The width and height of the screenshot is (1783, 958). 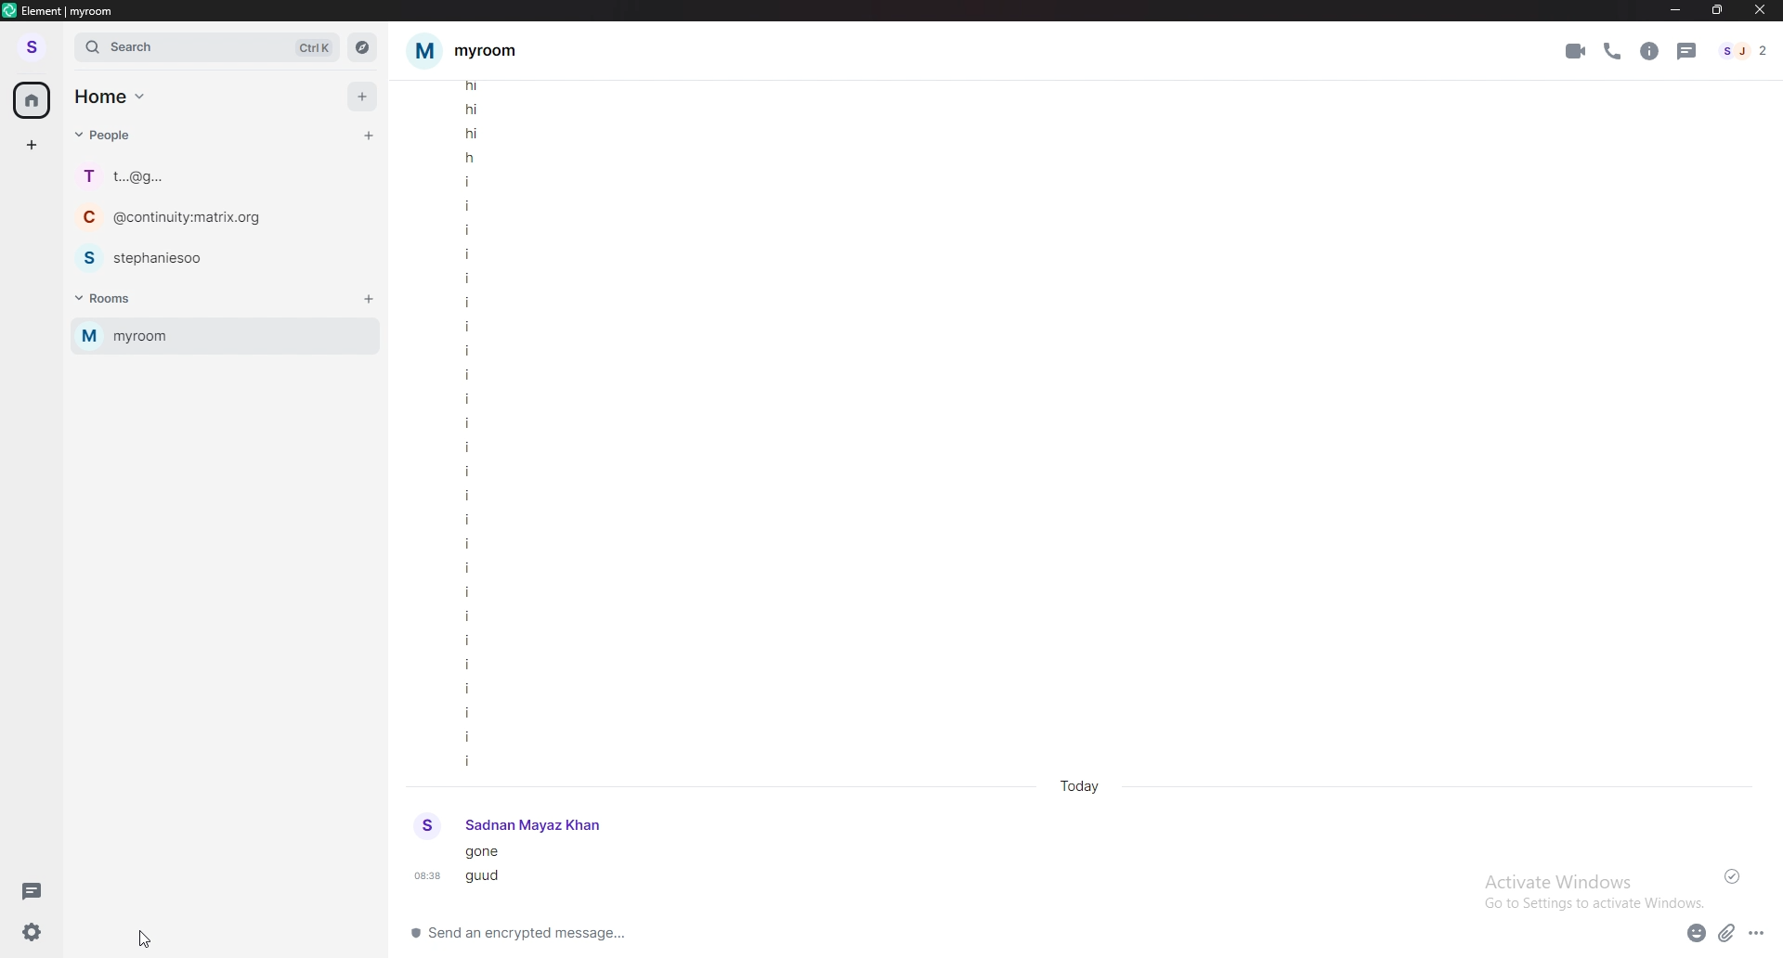 I want to click on profile, so click(x=509, y=827).